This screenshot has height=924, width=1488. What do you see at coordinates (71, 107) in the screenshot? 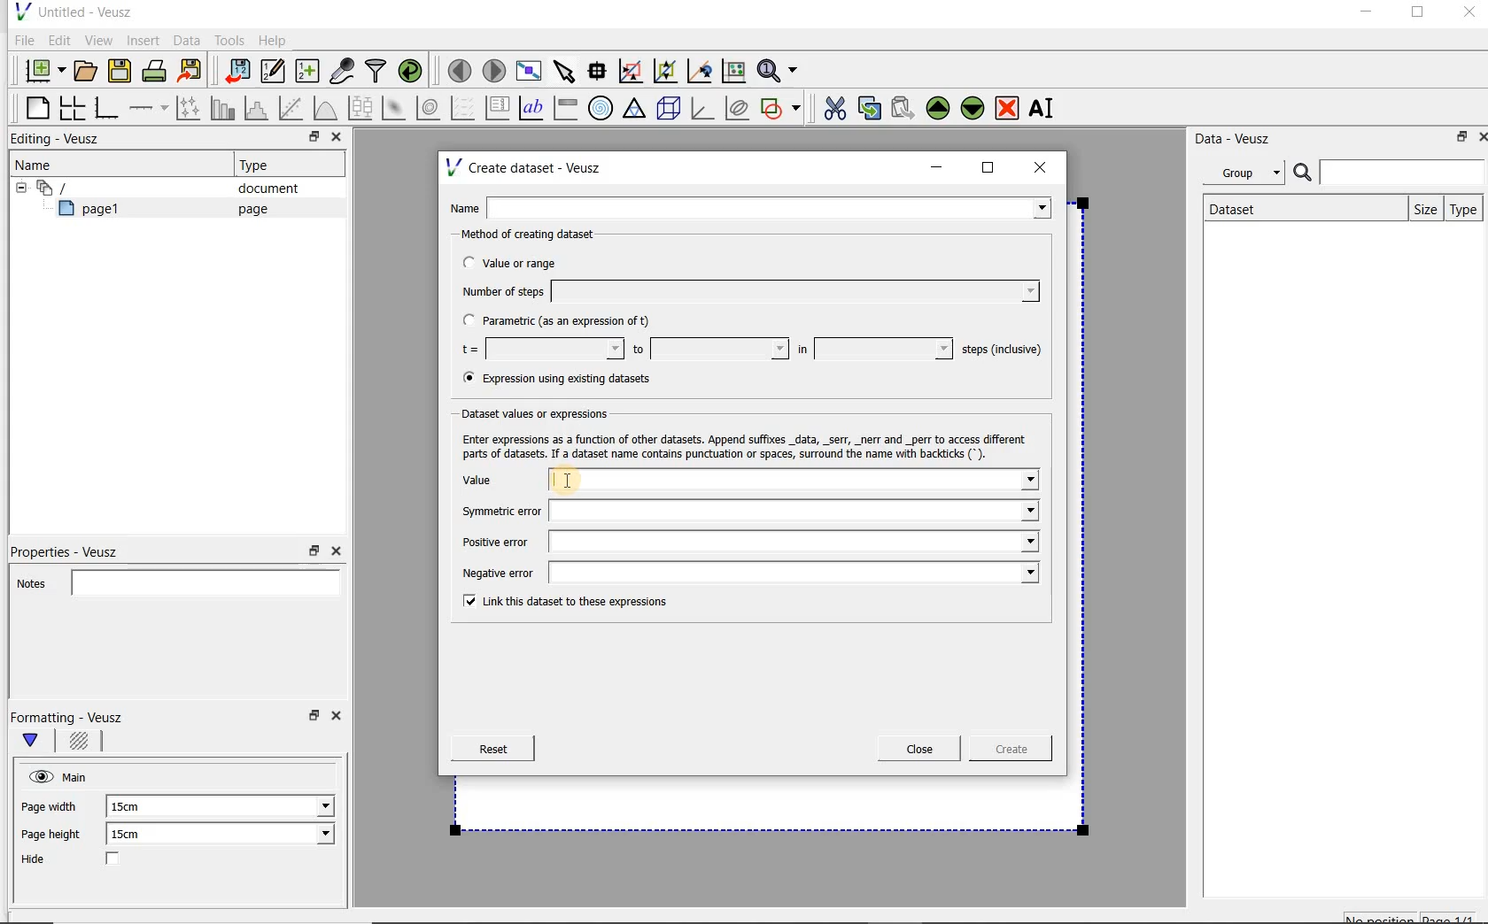
I see `arrange graphs in a grid` at bounding box center [71, 107].